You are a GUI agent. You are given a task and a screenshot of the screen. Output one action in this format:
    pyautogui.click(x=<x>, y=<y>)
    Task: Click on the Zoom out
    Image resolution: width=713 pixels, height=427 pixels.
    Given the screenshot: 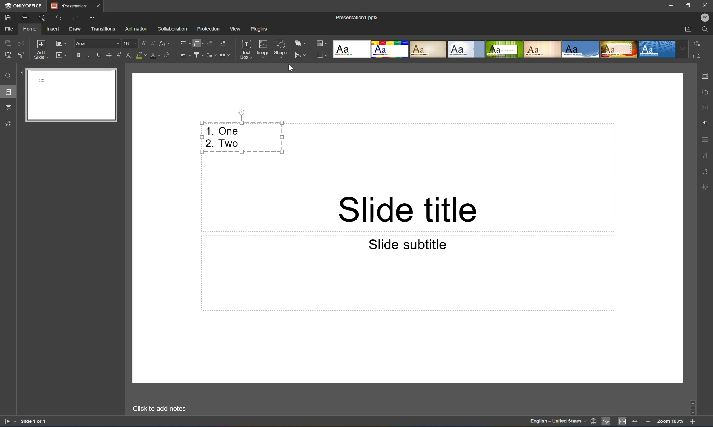 What is the action you would take?
    pyautogui.click(x=649, y=423)
    